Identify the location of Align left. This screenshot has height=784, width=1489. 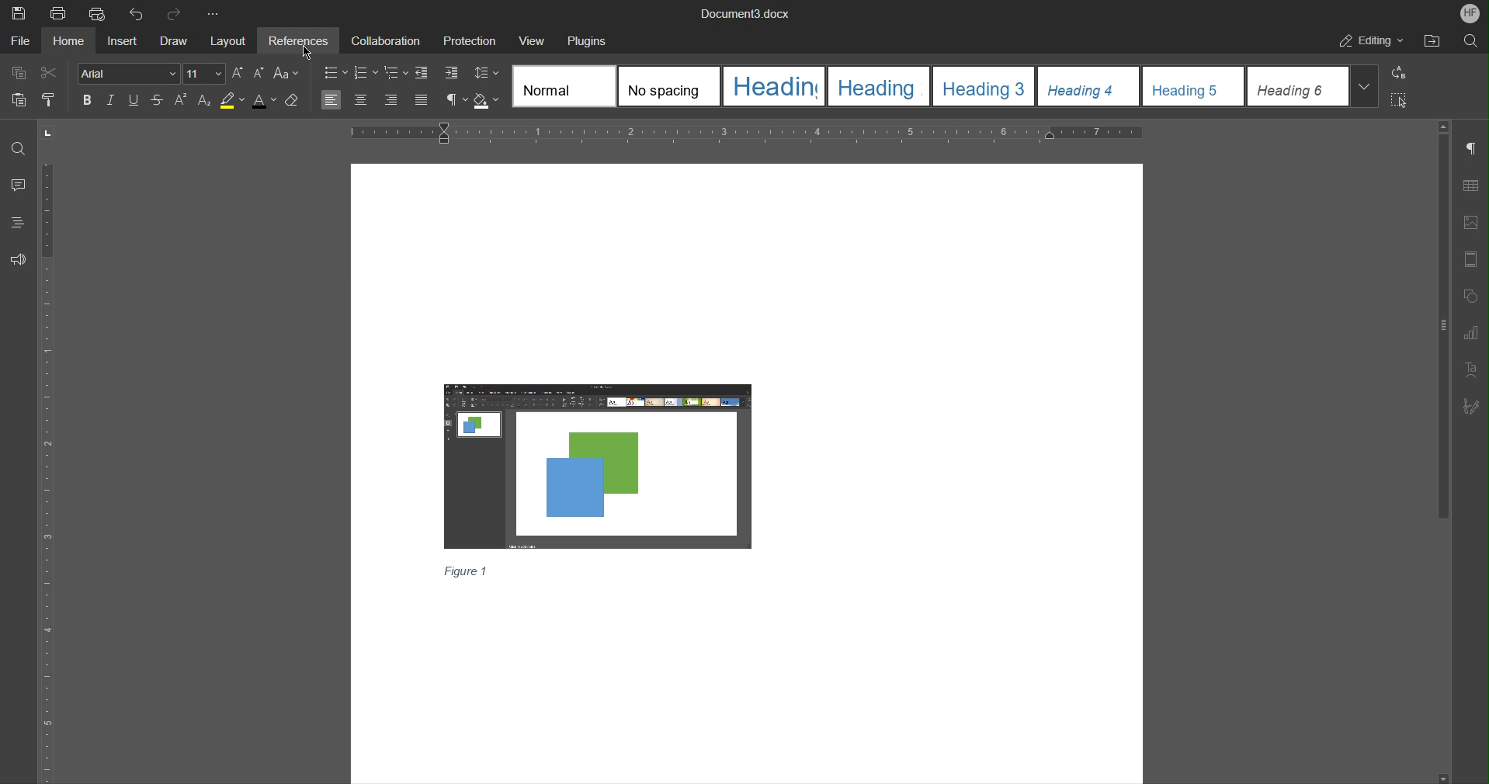
(332, 100).